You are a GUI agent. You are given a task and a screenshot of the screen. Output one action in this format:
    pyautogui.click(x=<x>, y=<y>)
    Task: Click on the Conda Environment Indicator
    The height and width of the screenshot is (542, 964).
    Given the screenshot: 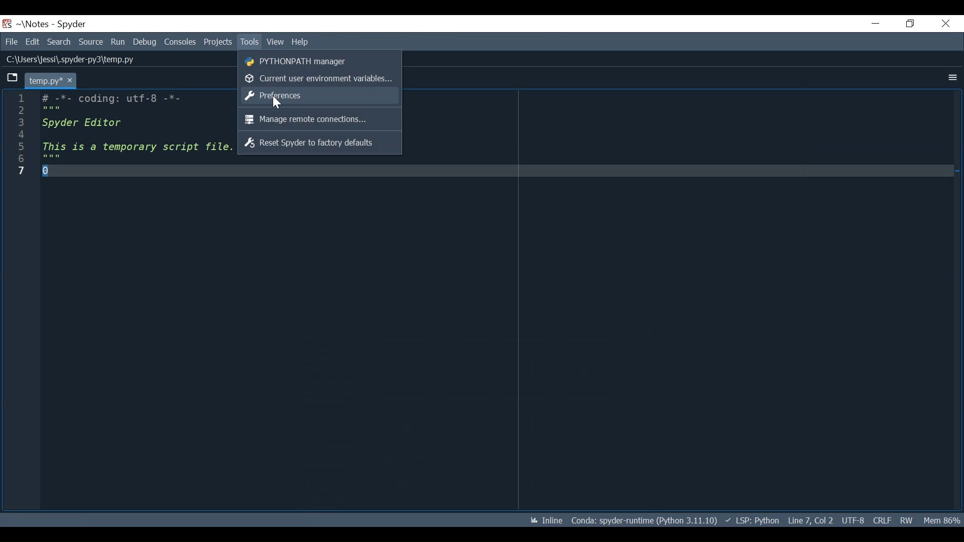 What is the action you would take?
    pyautogui.click(x=644, y=520)
    